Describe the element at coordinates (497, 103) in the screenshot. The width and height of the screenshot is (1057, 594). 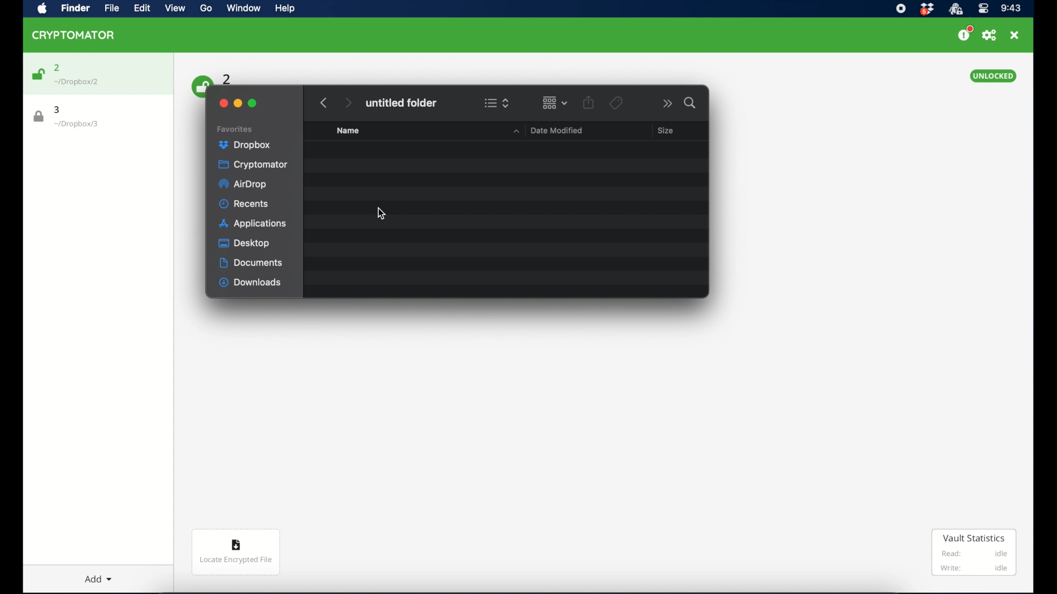
I see `view options` at that location.